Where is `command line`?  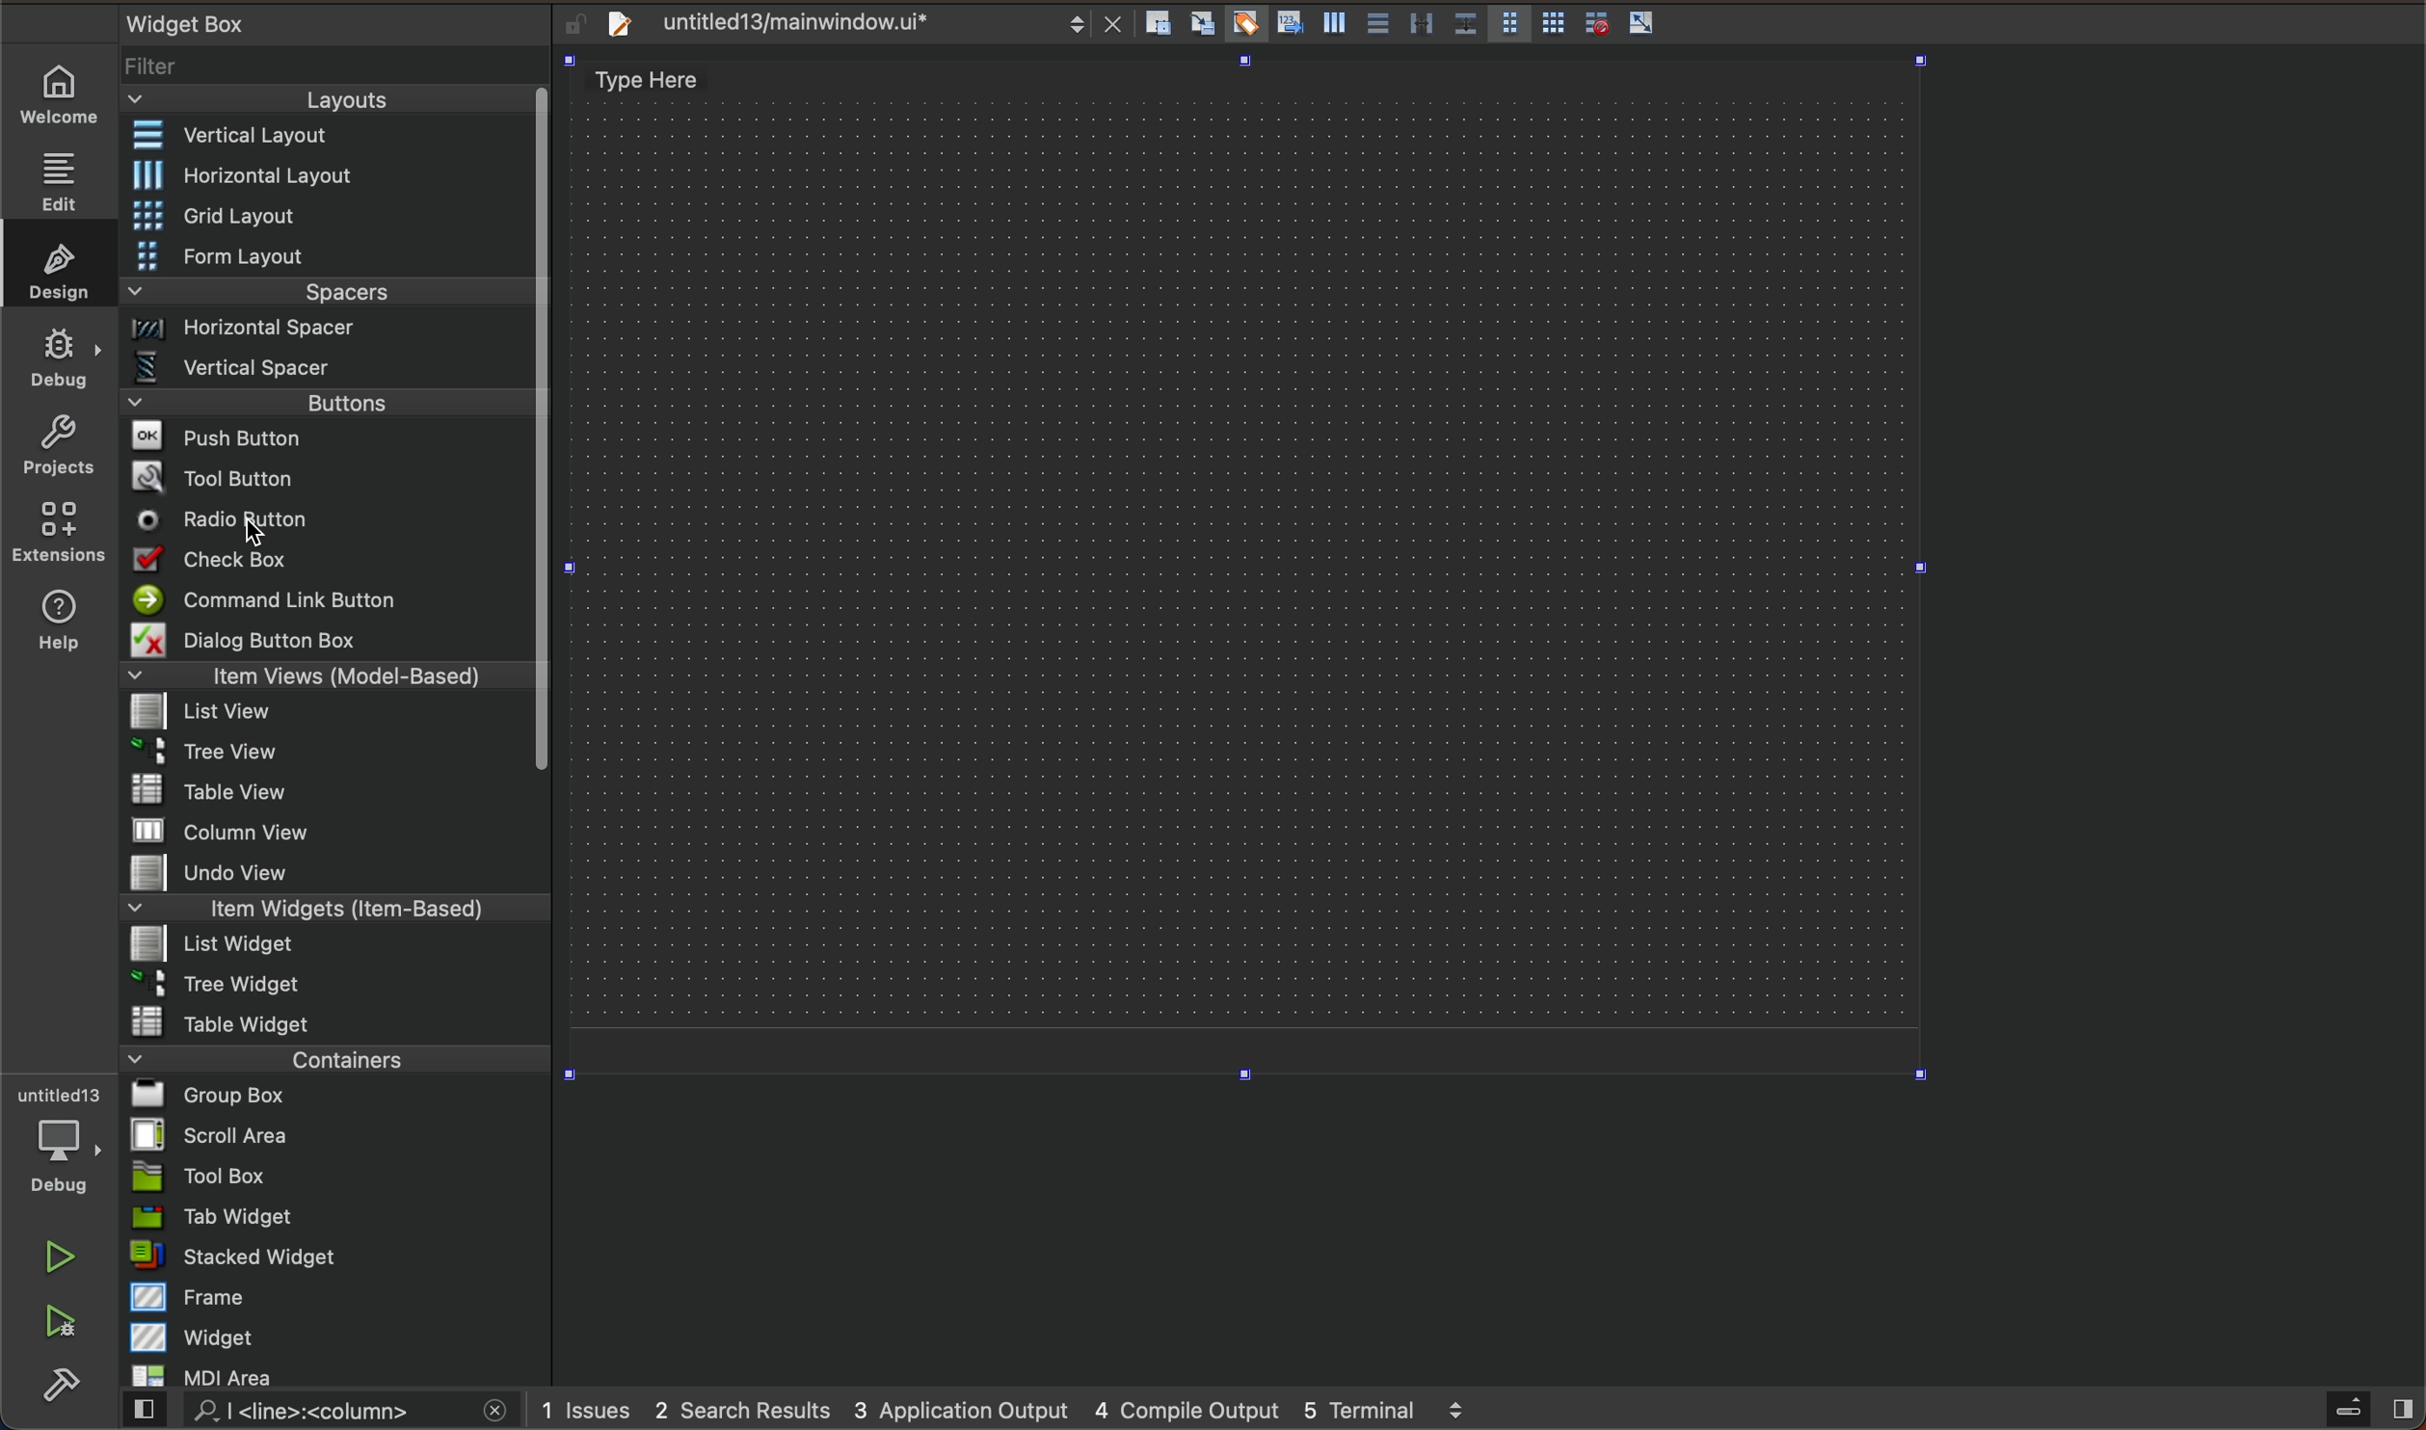
command line is located at coordinates (328, 601).